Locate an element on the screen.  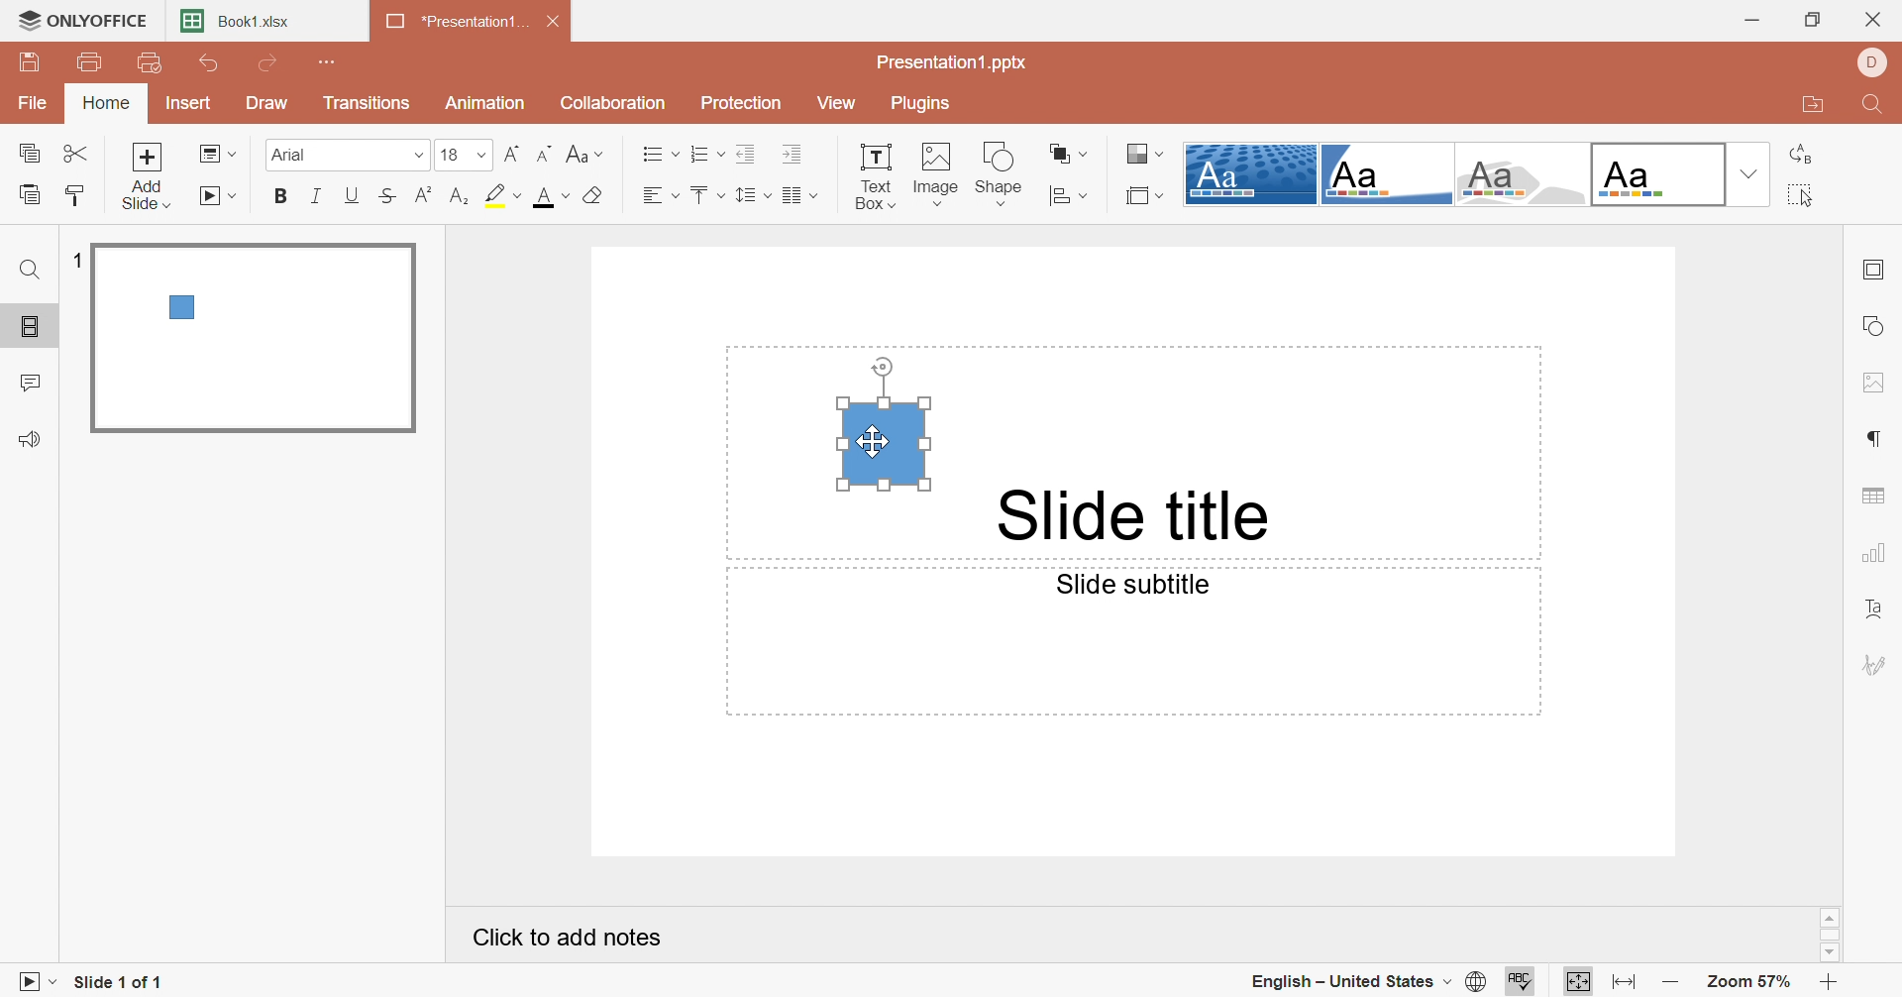
Customize quick access toolbar is located at coordinates (326, 62).